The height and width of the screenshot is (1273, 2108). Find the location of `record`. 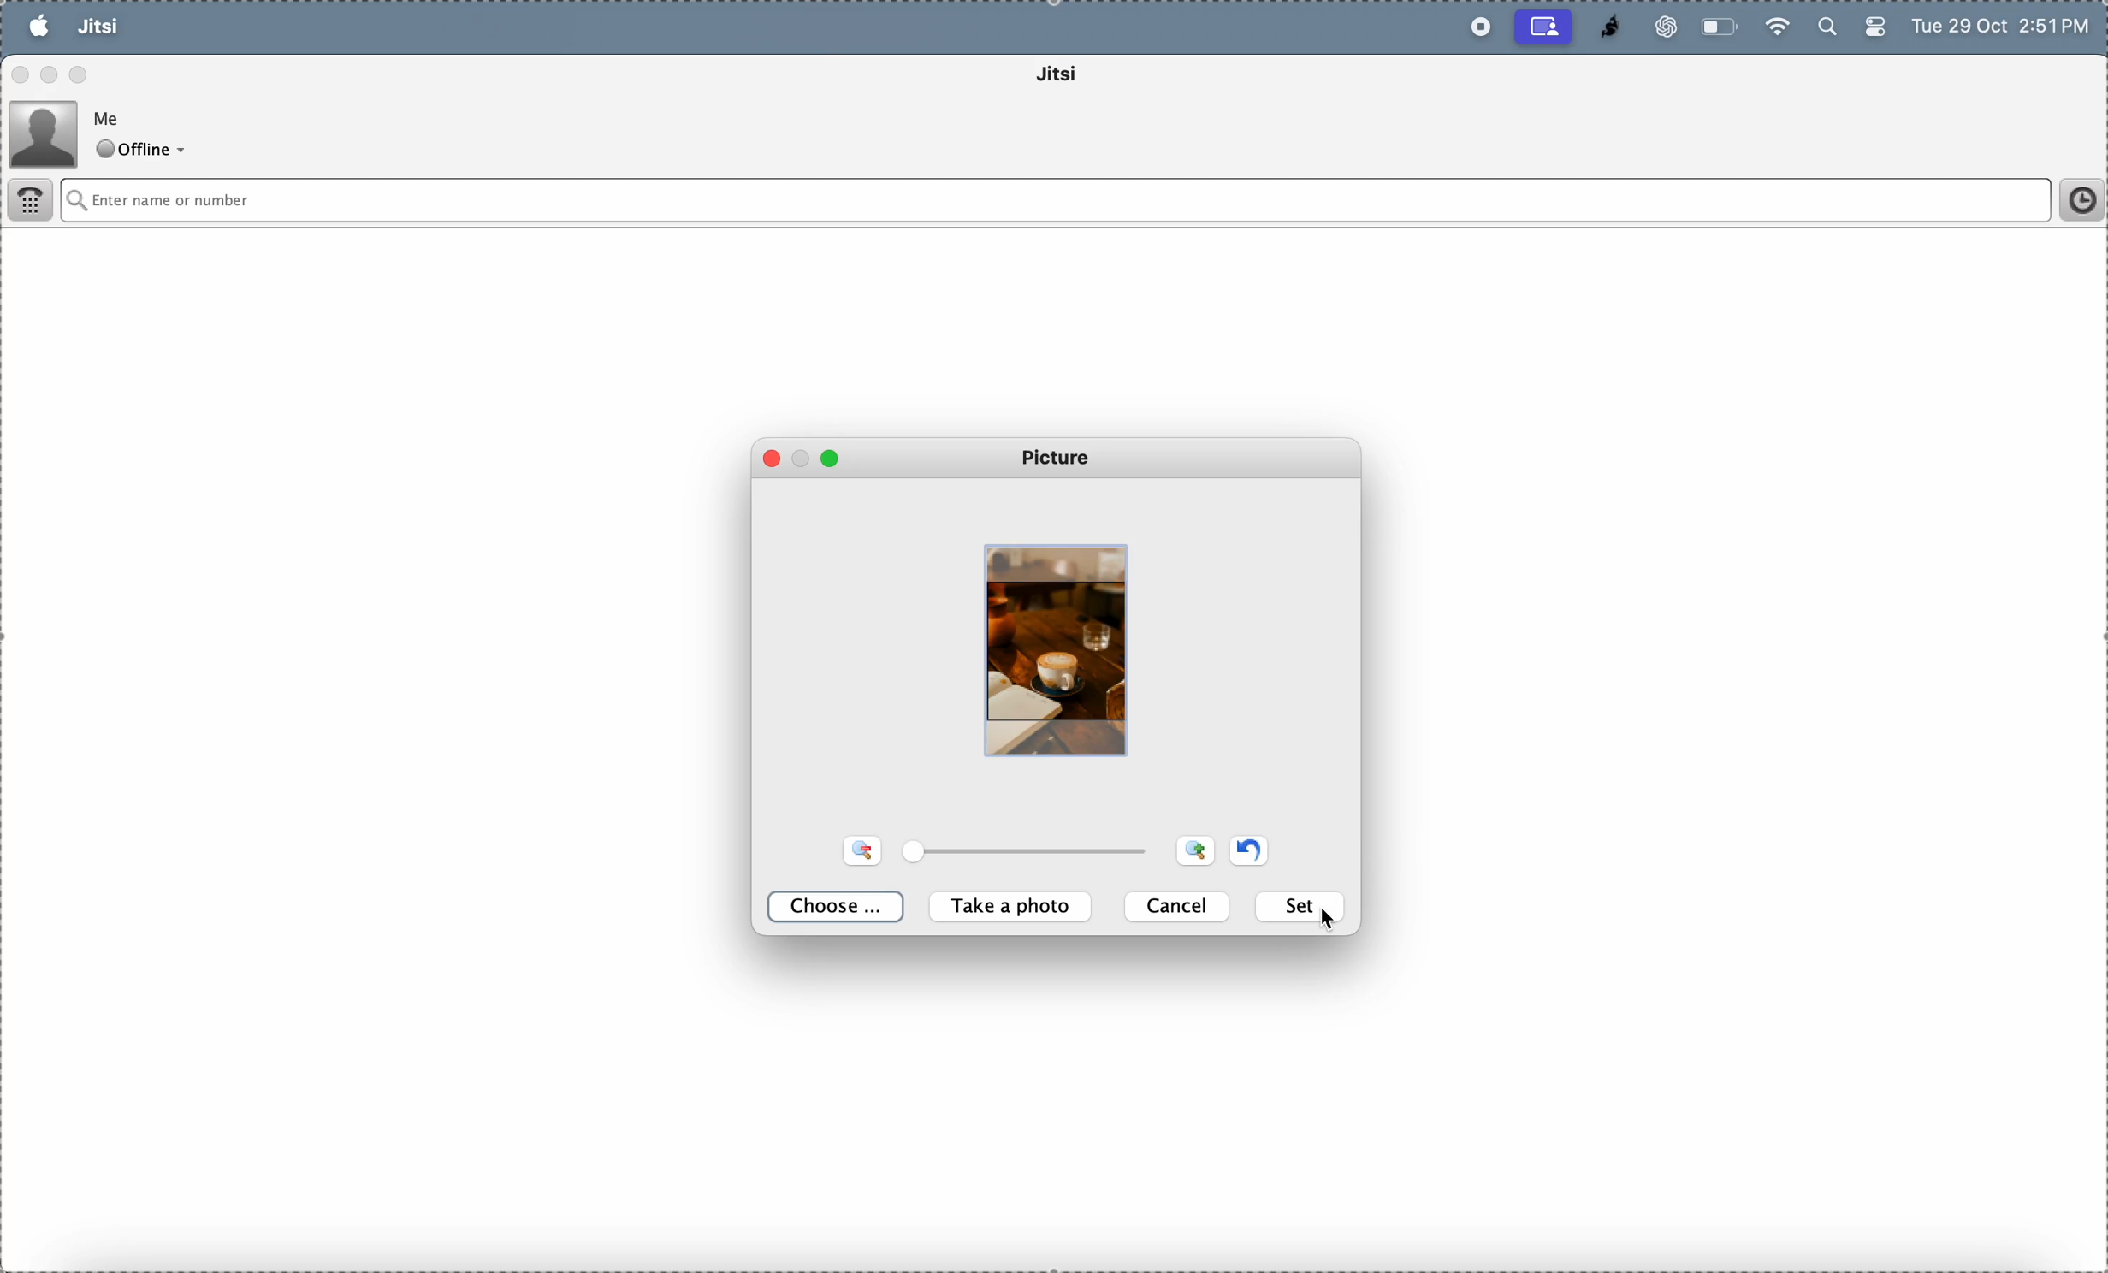

record is located at coordinates (1476, 27).